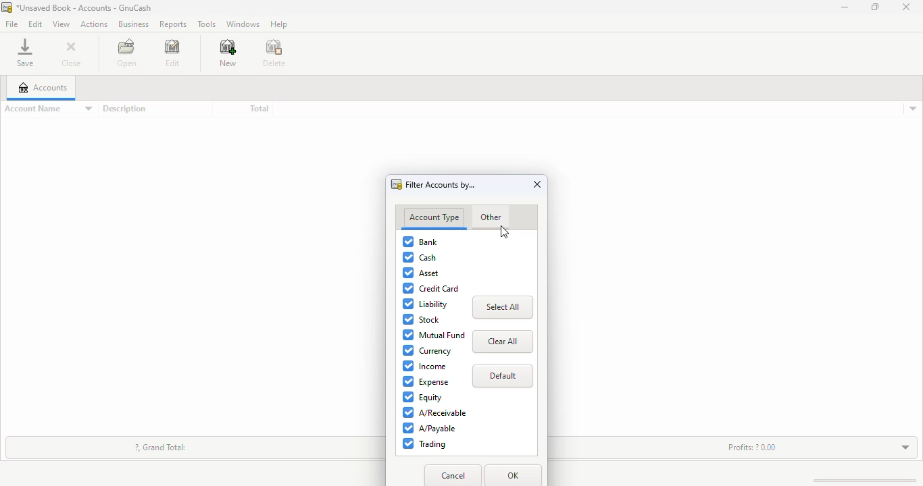 The width and height of the screenshot is (923, 486). Describe the element at coordinates (6, 7) in the screenshot. I see `logo` at that location.